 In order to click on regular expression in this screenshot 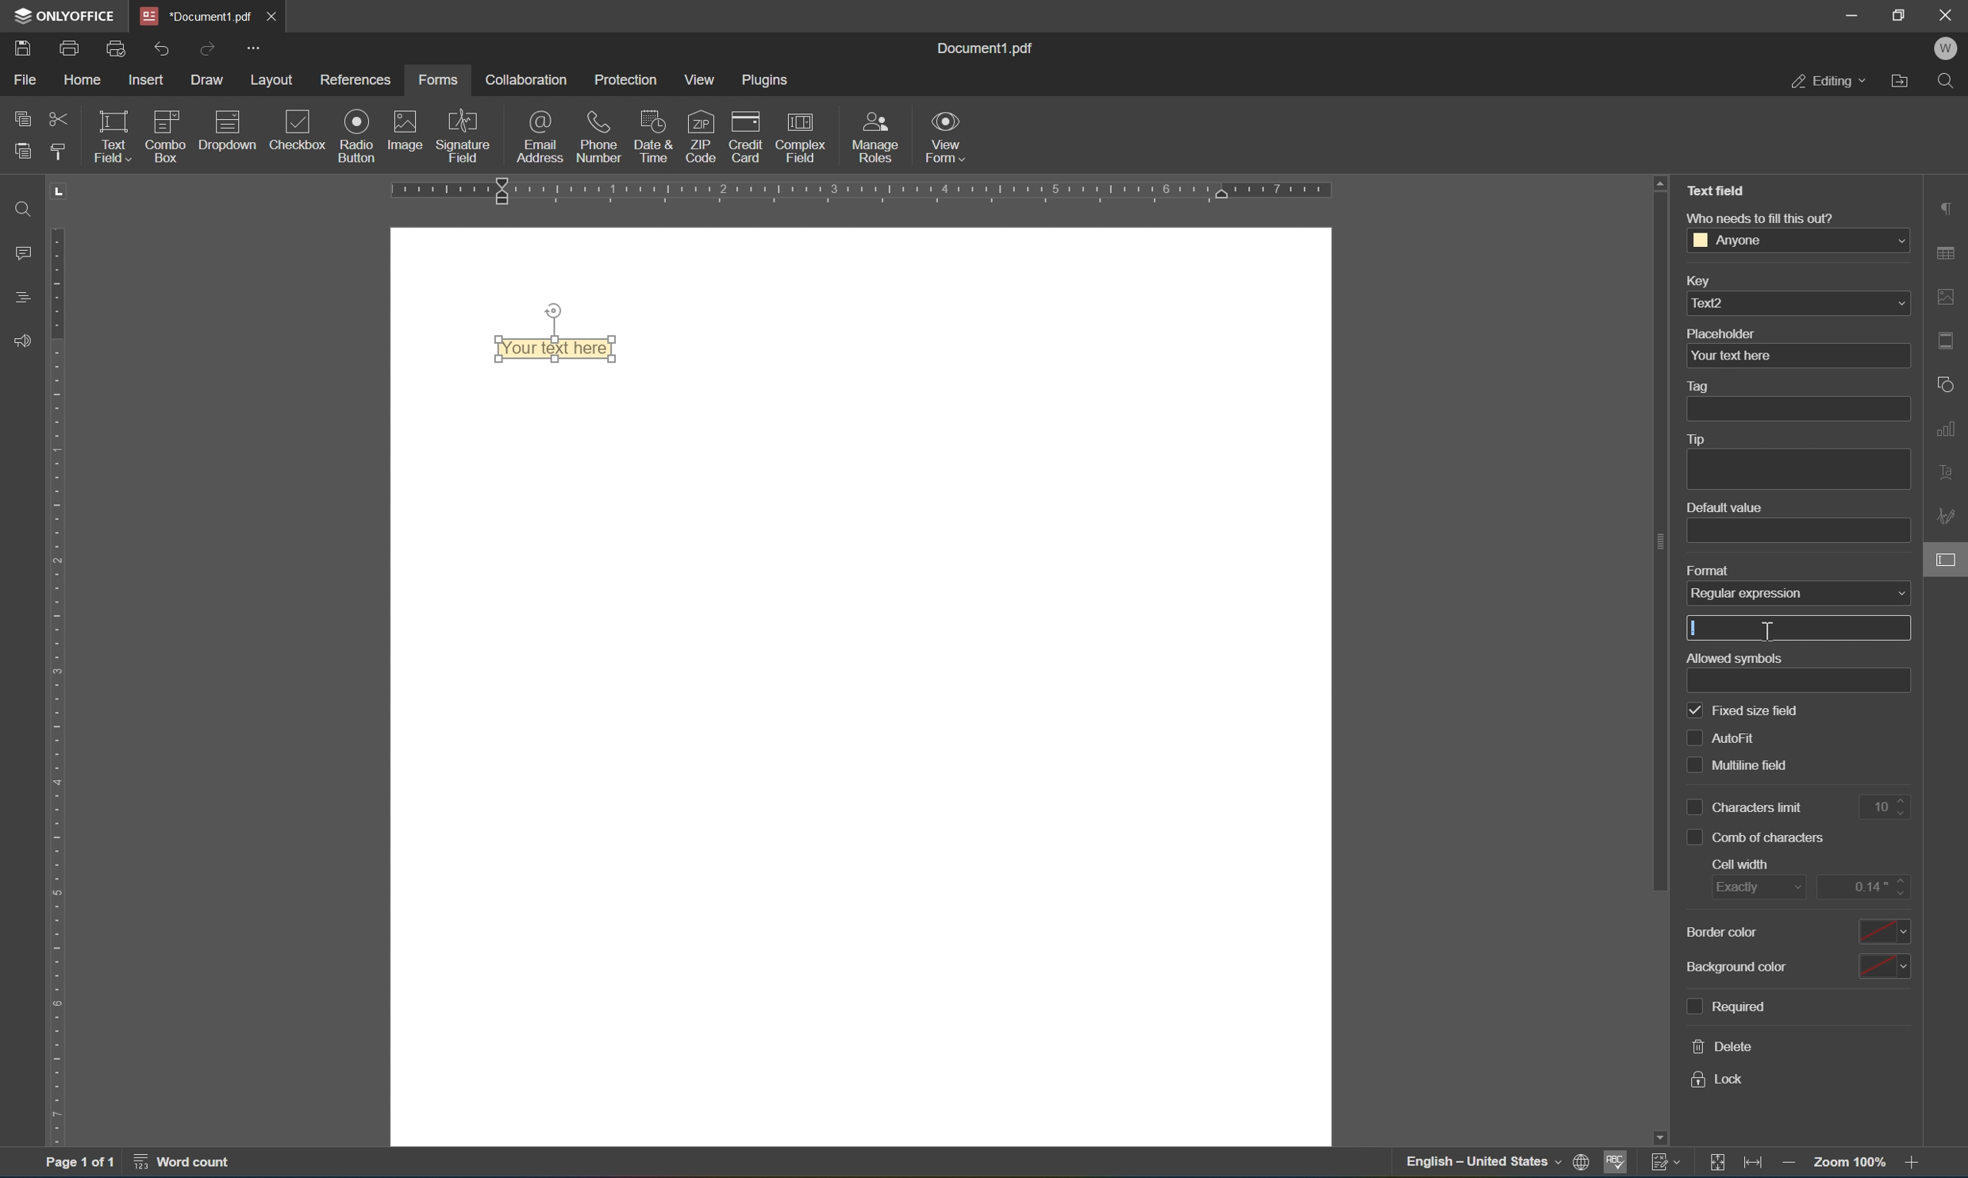, I will do `click(1751, 595)`.